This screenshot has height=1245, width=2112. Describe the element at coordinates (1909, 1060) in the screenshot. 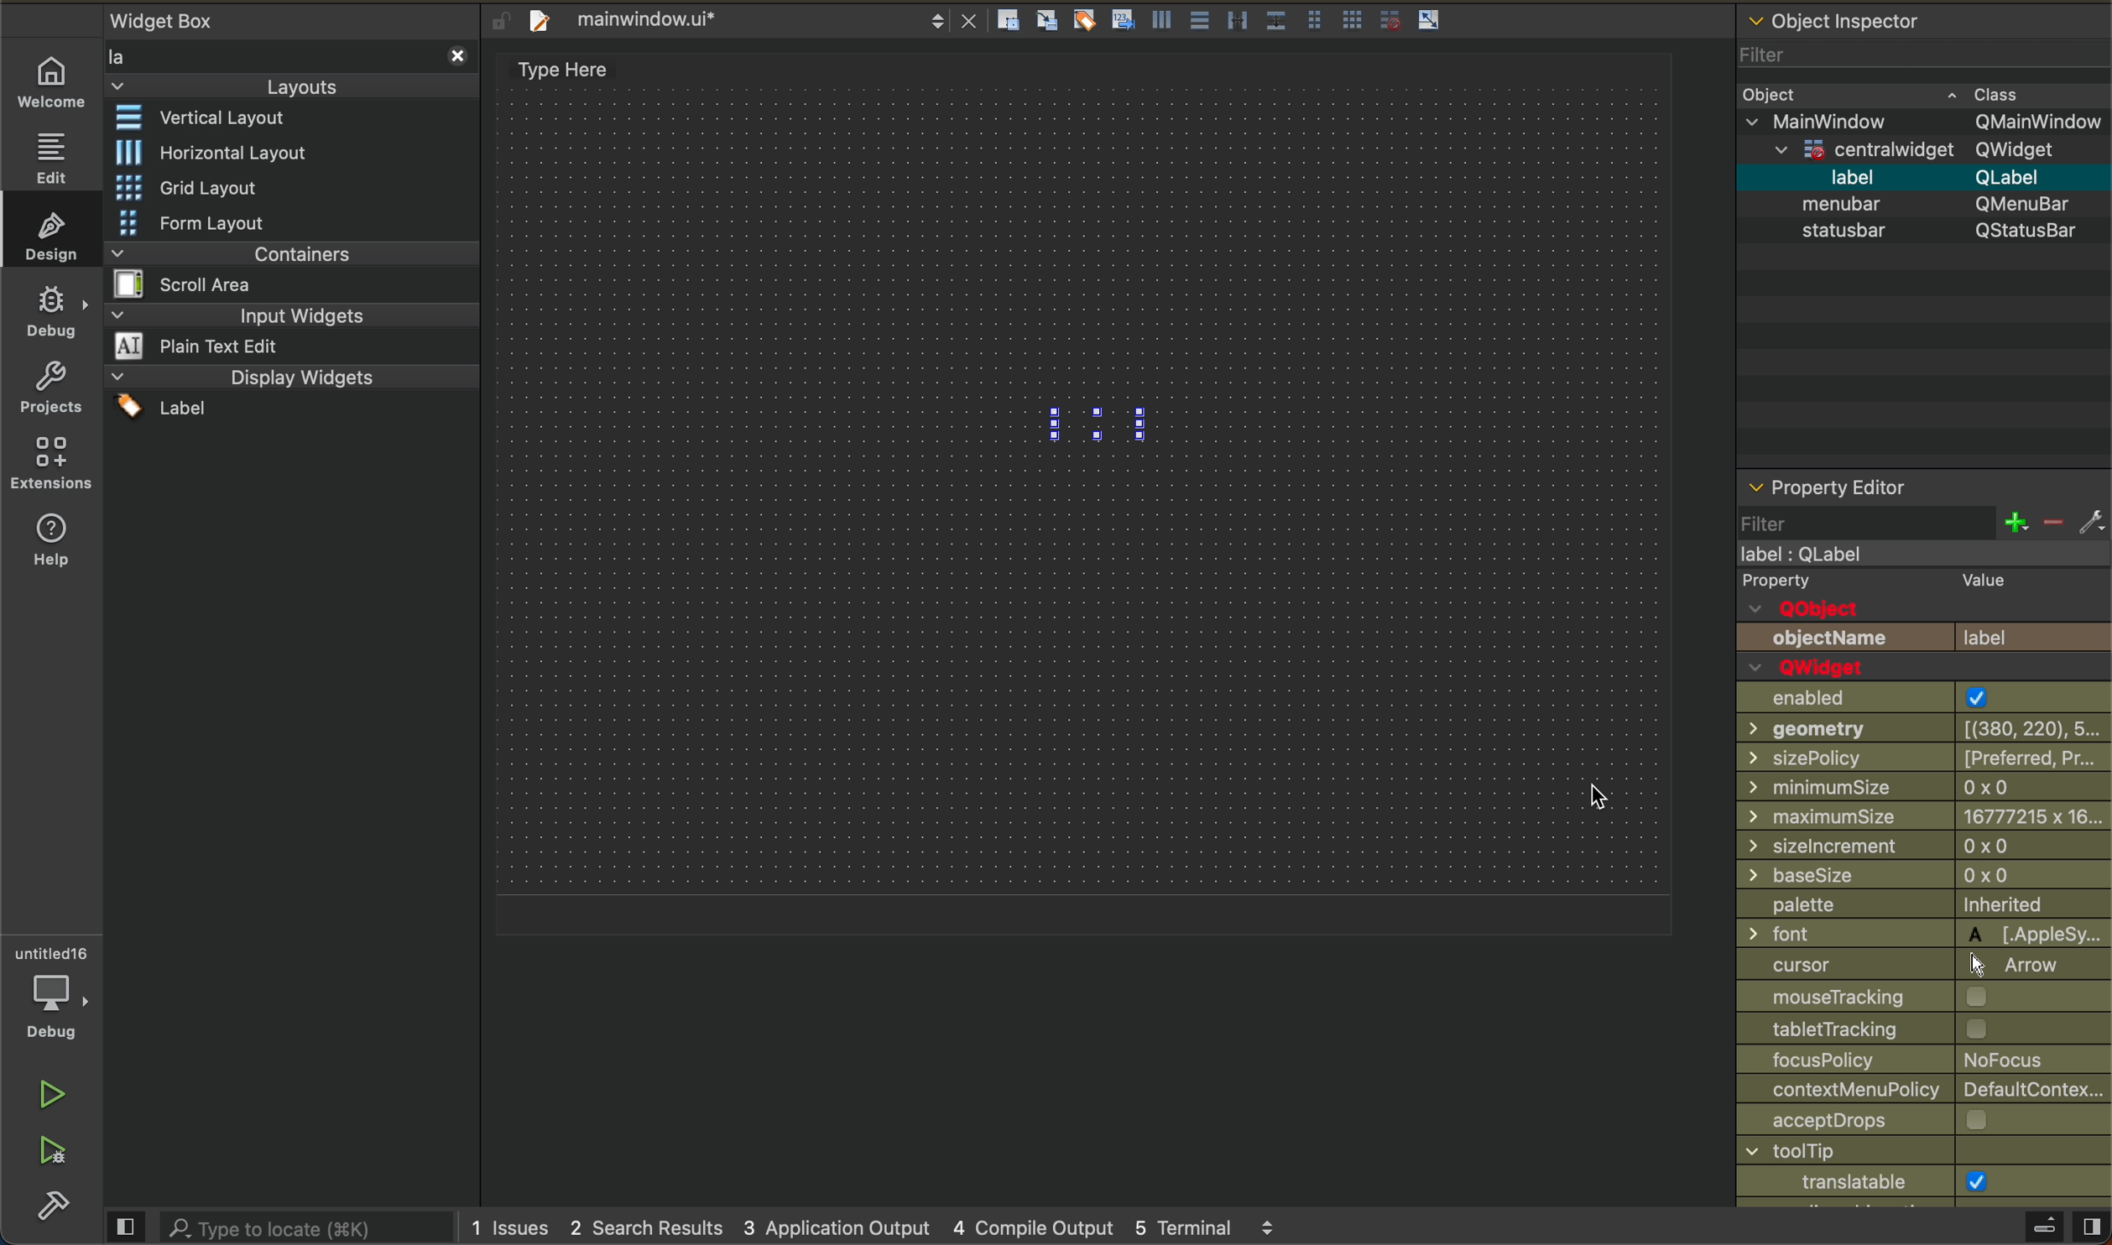

I see `focus` at that location.